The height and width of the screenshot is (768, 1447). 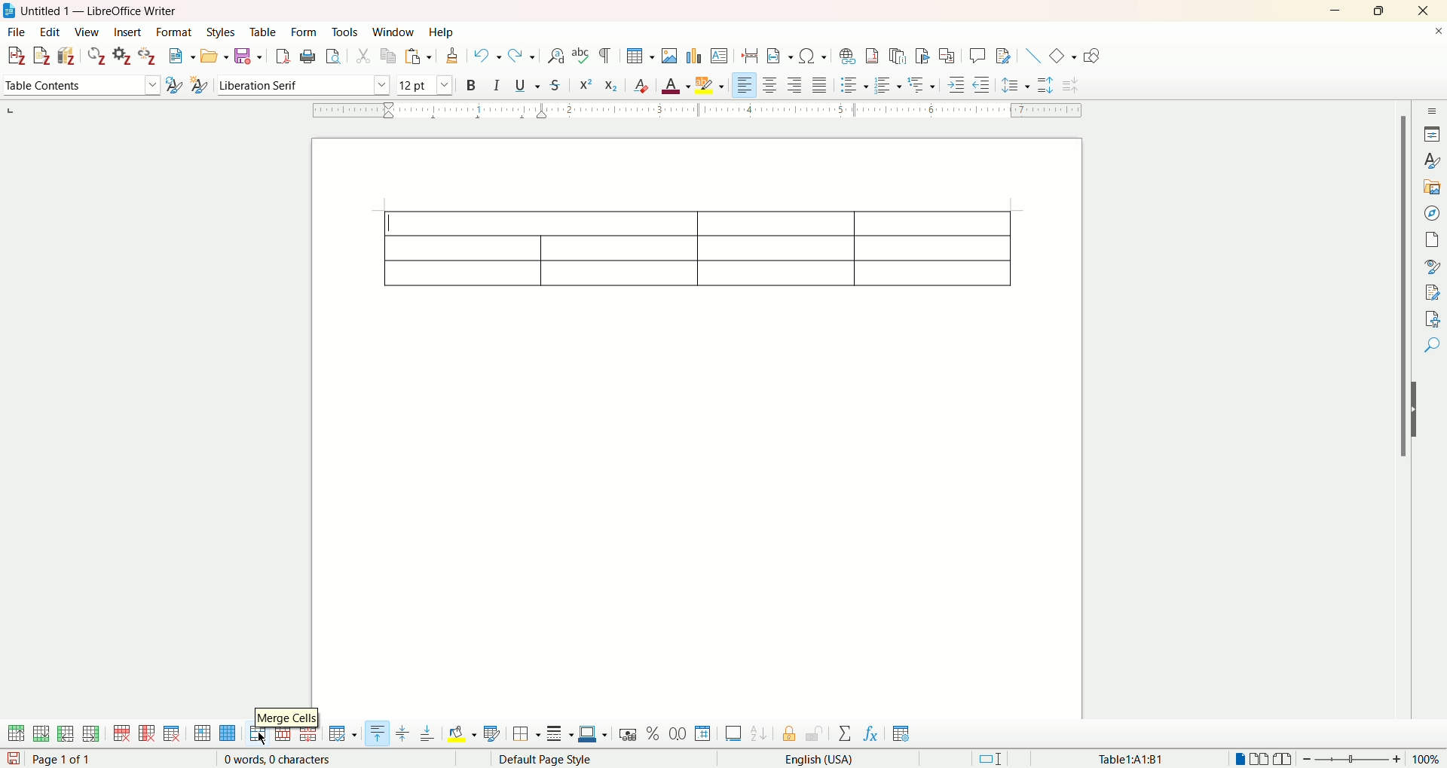 I want to click on English (USA), so click(x=811, y=759).